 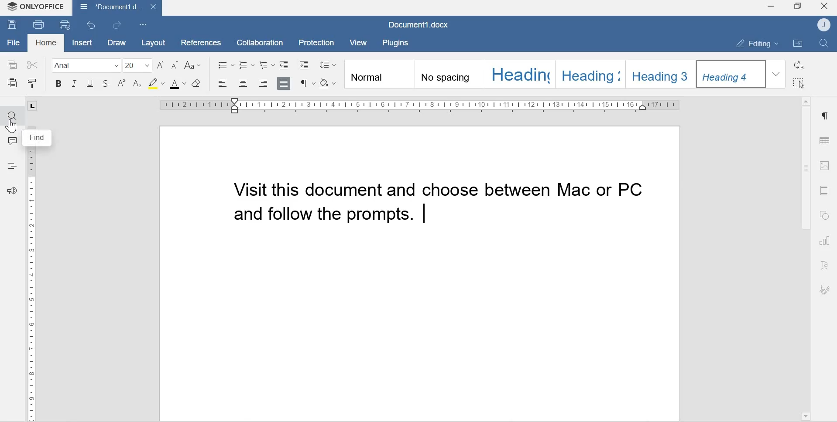 I want to click on Align center, so click(x=242, y=84).